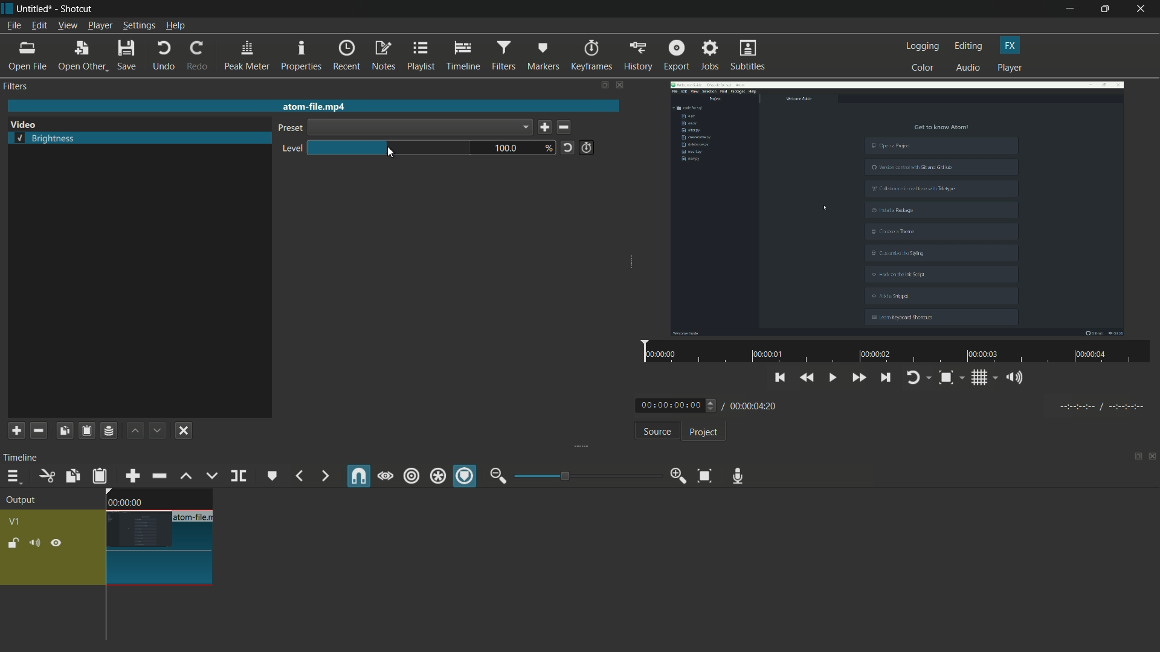  What do you see at coordinates (1107, 9) in the screenshot?
I see `maximize` at bounding box center [1107, 9].